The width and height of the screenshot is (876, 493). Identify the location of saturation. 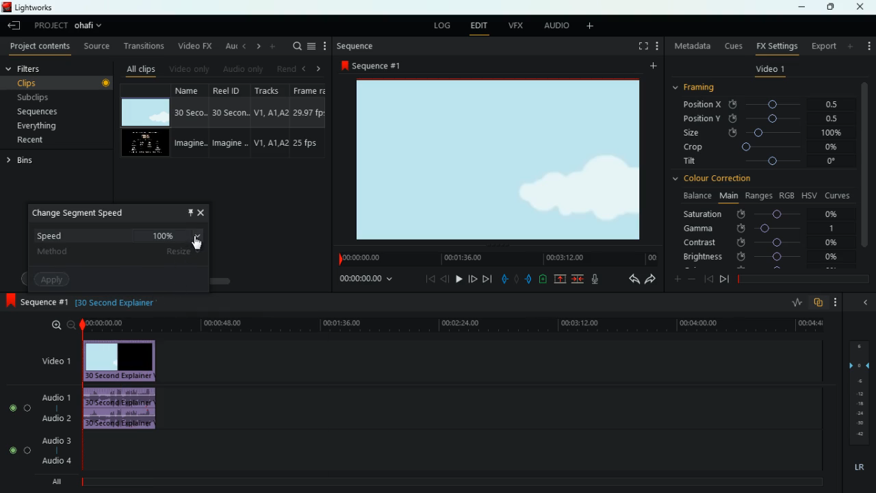
(764, 213).